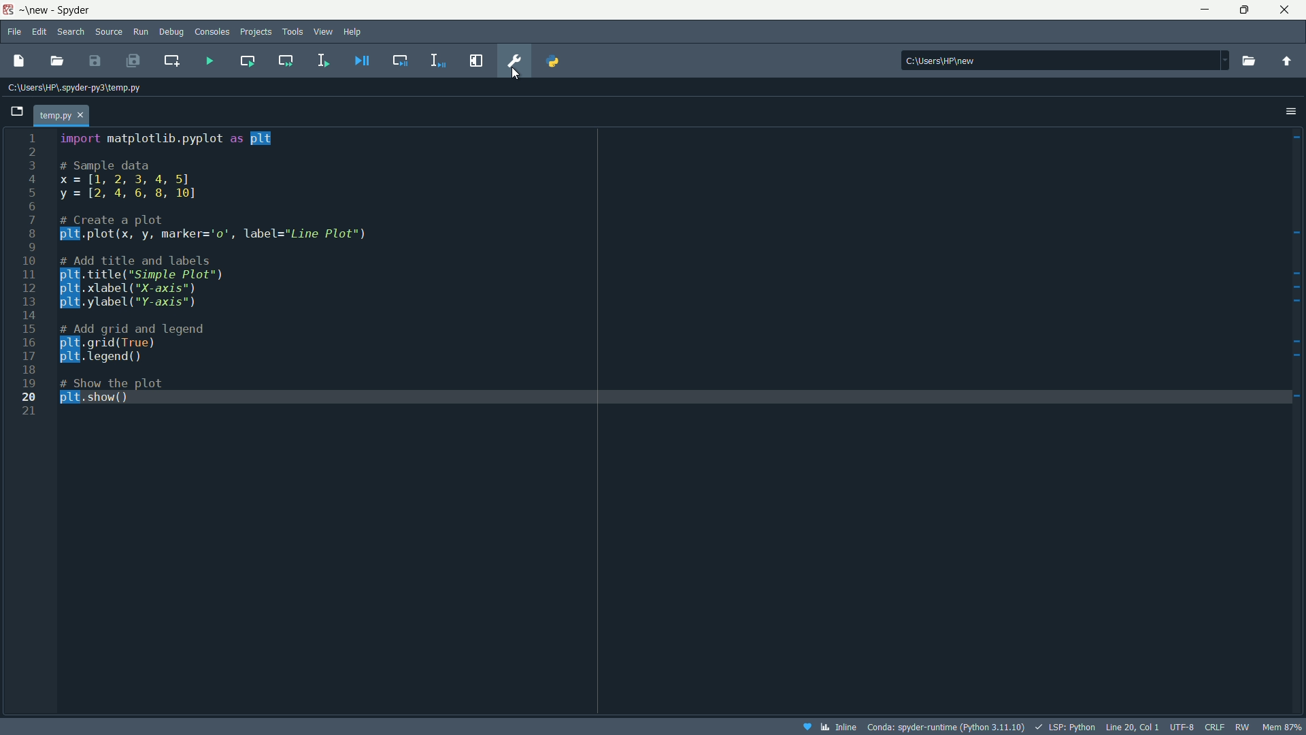 The height and width of the screenshot is (735, 1306). I want to click on inline, so click(828, 727).